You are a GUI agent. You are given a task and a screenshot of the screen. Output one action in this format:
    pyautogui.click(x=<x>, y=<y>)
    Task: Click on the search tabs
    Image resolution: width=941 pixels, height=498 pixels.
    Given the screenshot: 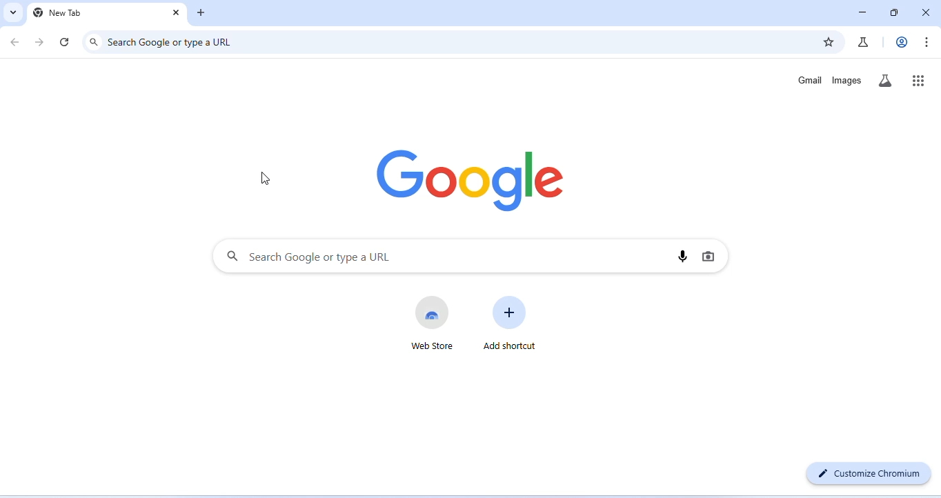 What is the action you would take?
    pyautogui.click(x=14, y=12)
    